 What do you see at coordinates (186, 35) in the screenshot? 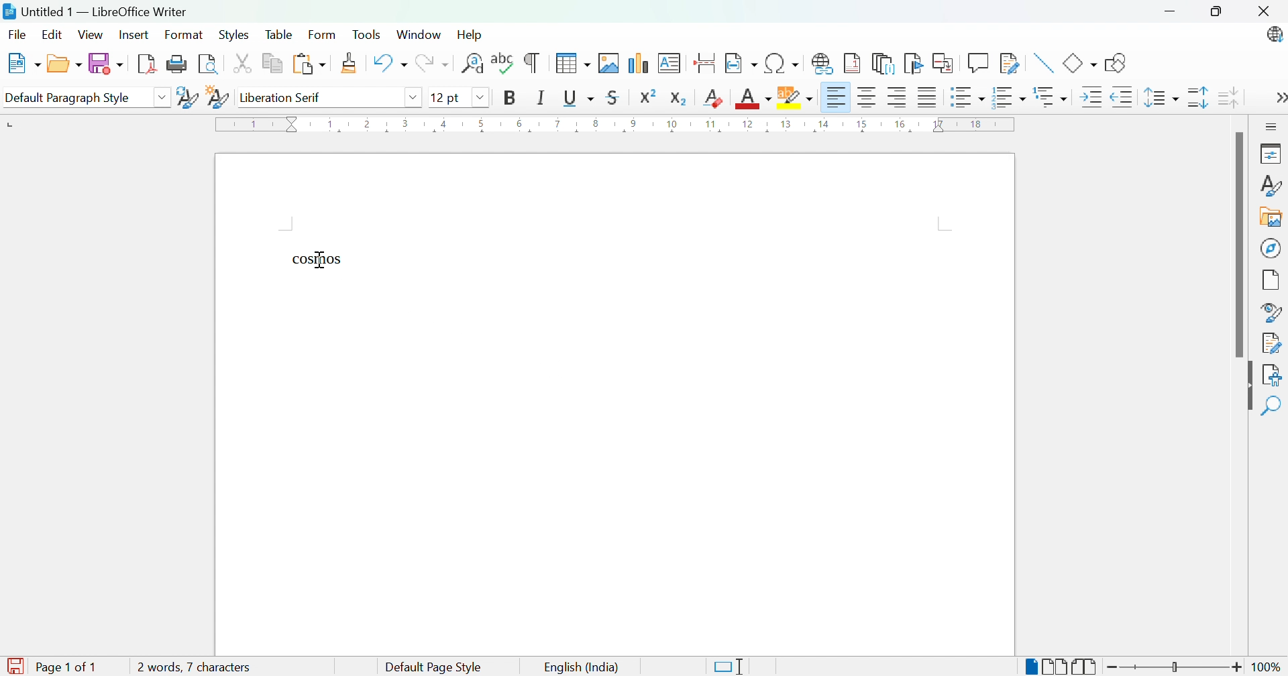
I see `Format` at bounding box center [186, 35].